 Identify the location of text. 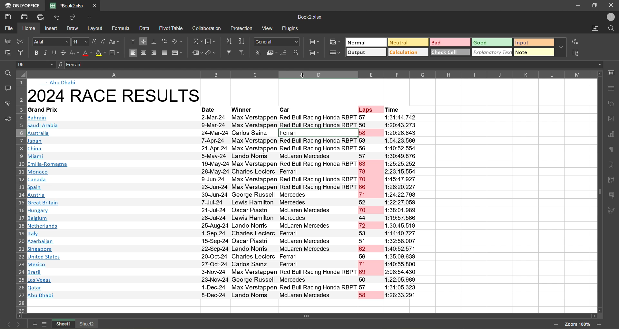
(613, 164).